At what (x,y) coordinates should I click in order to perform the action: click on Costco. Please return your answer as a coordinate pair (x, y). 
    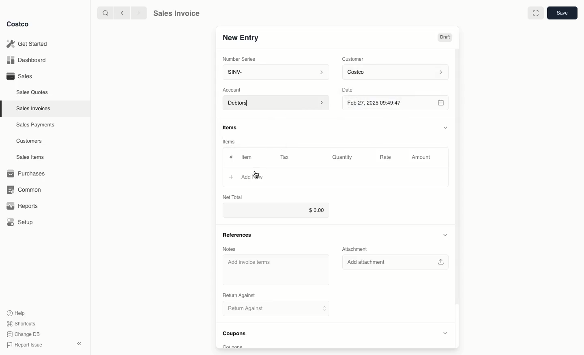
    Looking at the image, I should click on (18, 24).